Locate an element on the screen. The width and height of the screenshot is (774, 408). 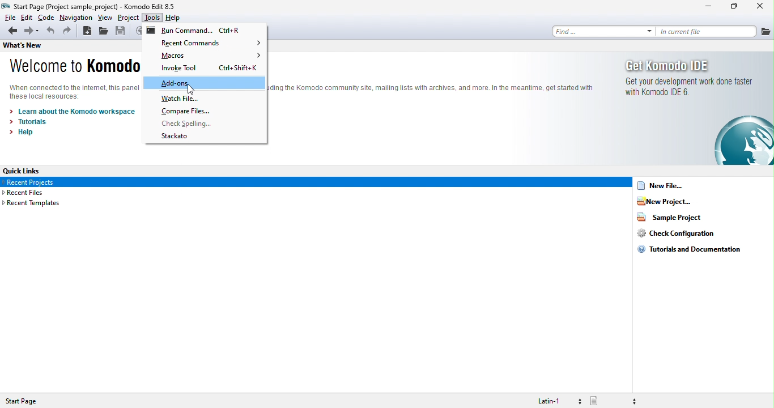
tools is located at coordinates (154, 18).